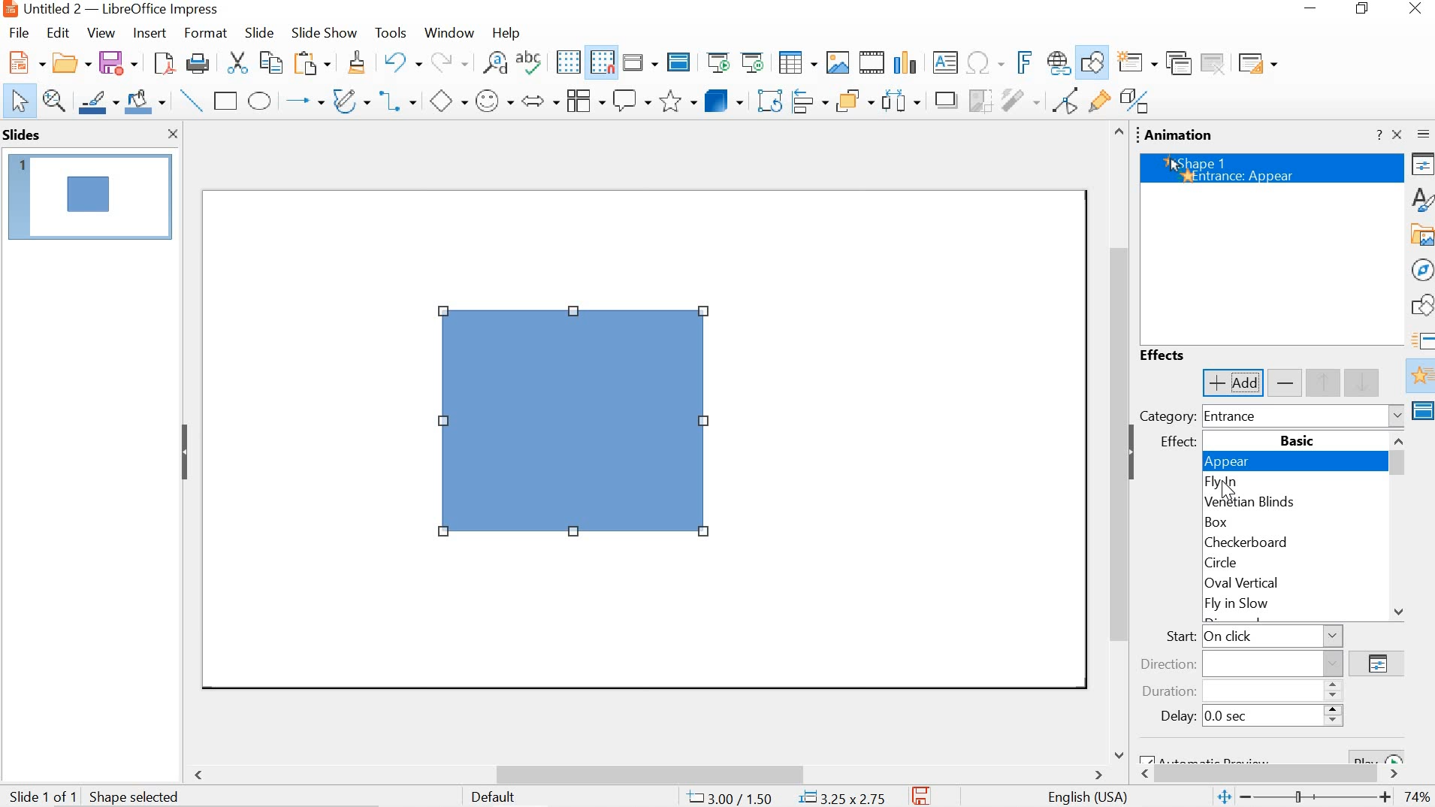 The height and width of the screenshot is (807, 1435). Describe the element at coordinates (1059, 60) in the screenshot. I see `insert hyprlink` at that location.